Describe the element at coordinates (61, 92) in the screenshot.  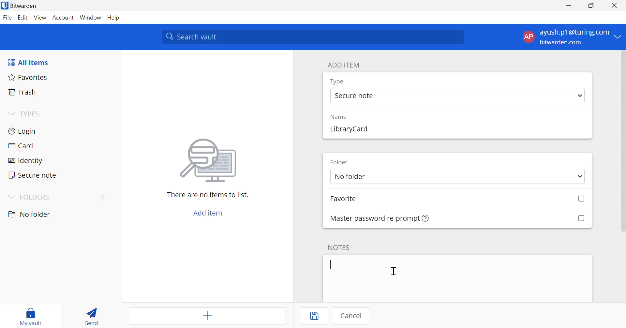
I see `Trash` at that location.